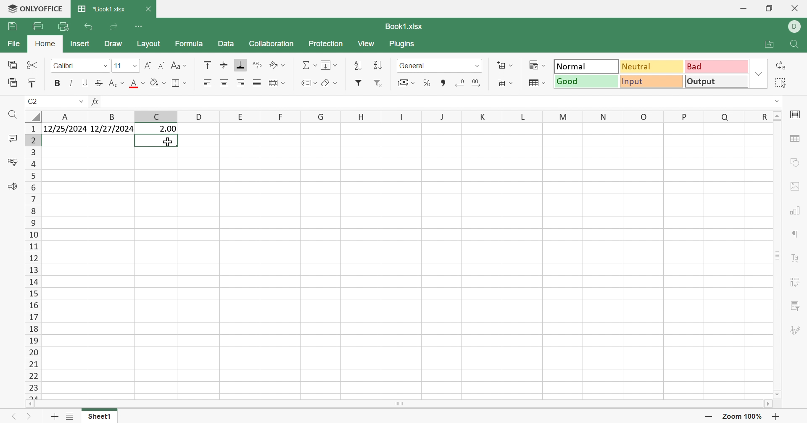 This screenshot has width=807, height=423. I want to click on DELL, so click(796, 26).